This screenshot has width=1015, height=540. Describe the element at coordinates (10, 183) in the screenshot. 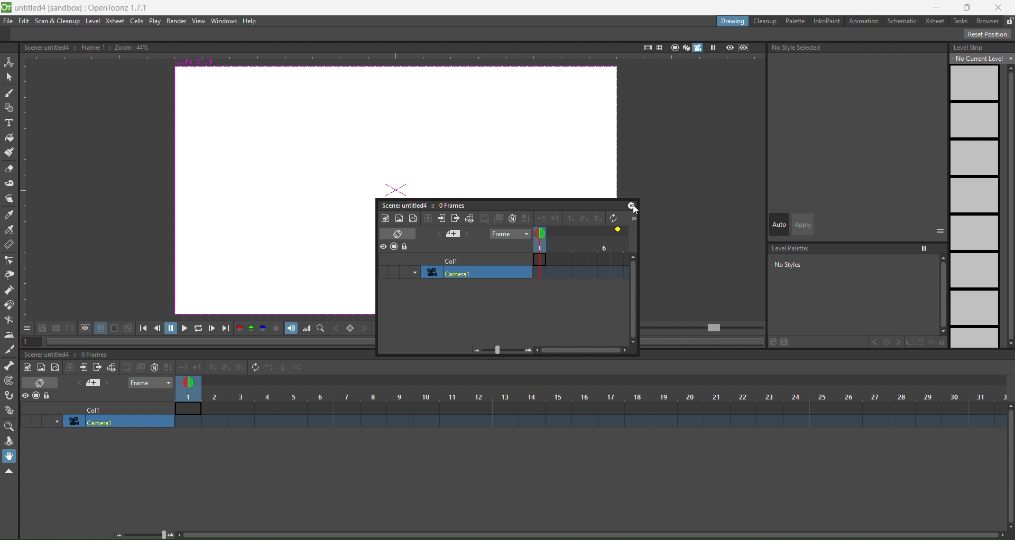

I see `tape tool` at that location.